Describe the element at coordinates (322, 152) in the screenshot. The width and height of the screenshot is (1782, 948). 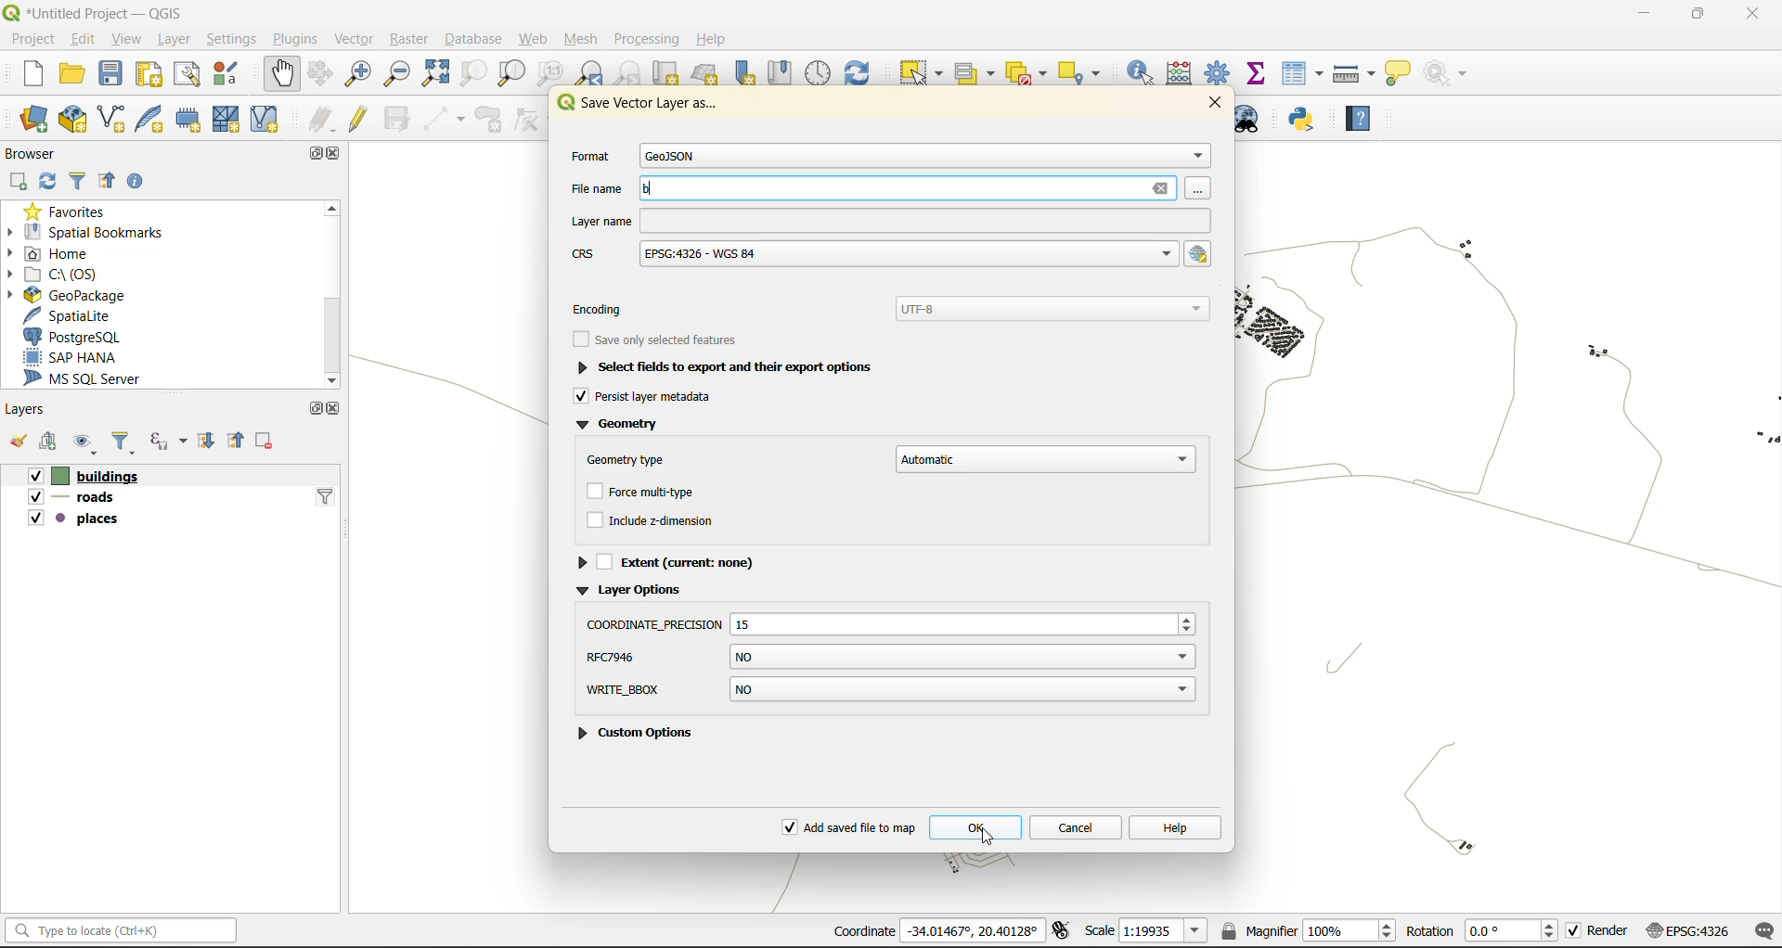
I see `maximize` at that location.